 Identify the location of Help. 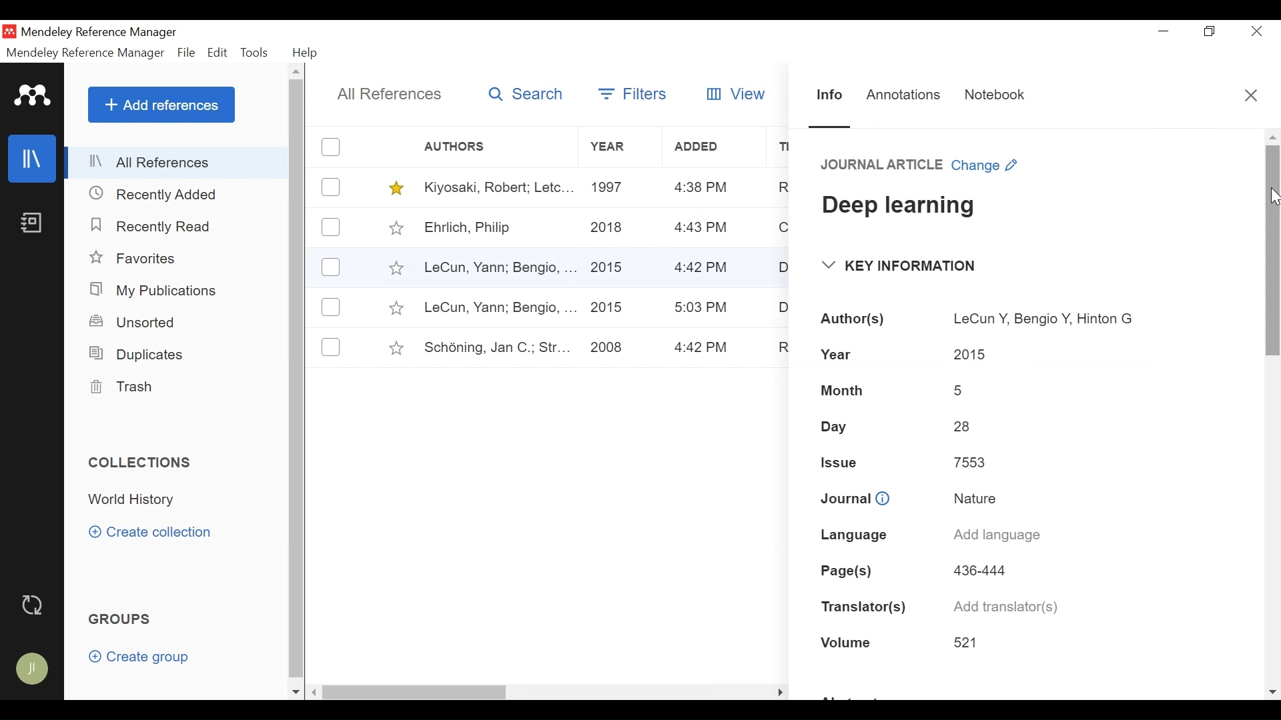
(306, 53).